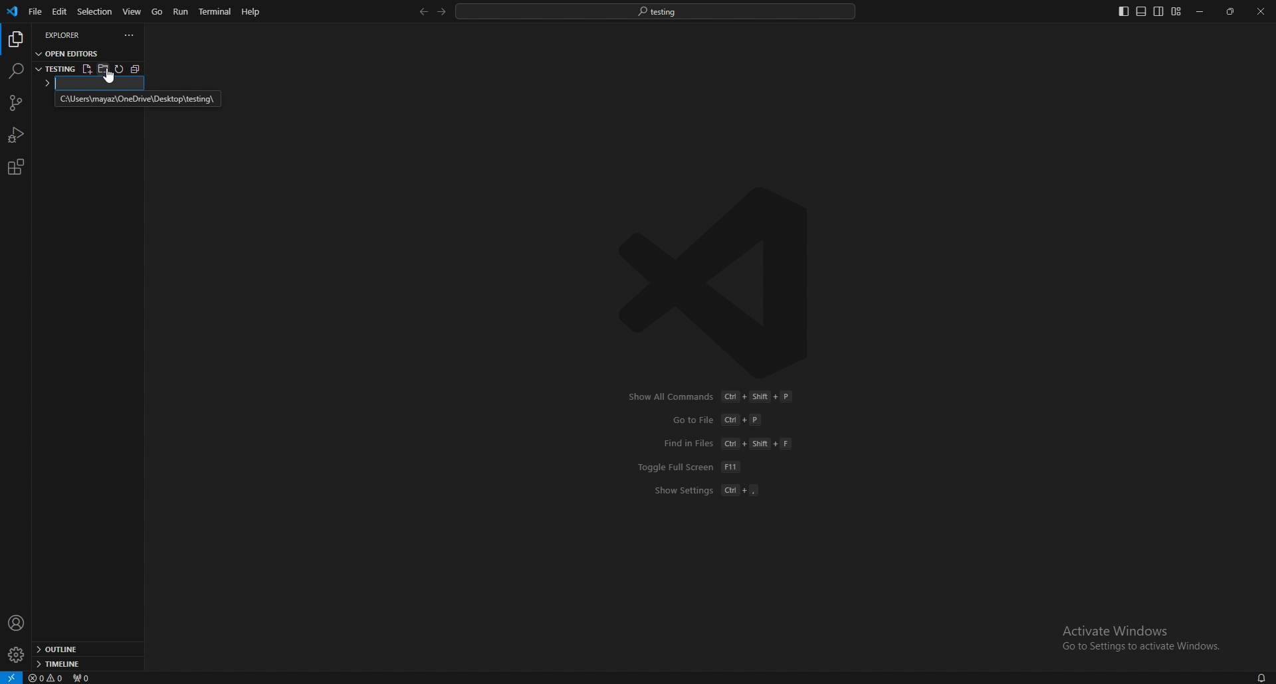 This screenshot has height=684, width=1276. Describe the element at coordinates (86, 69) in the screenshot. I see `new file` at that location.